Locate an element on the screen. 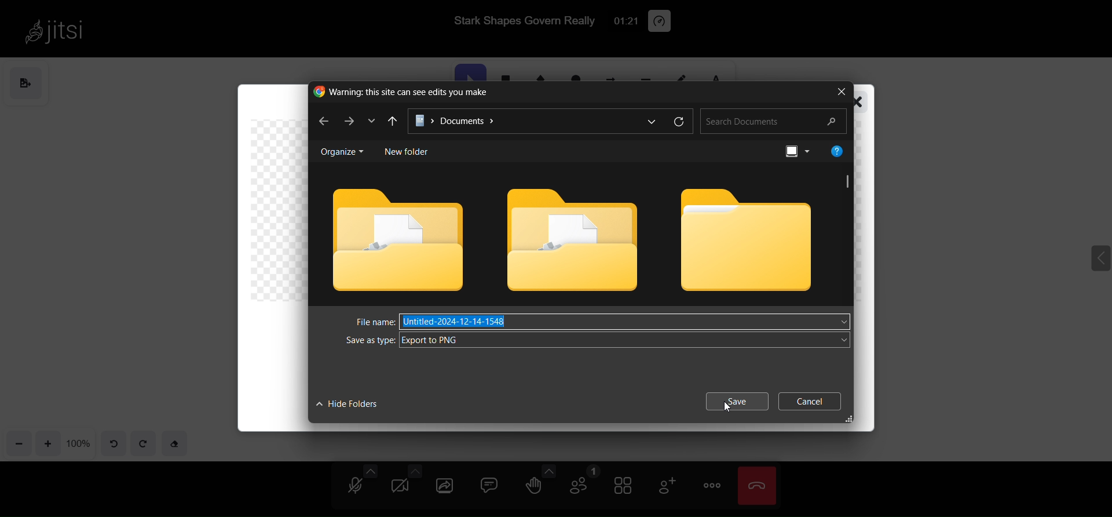 This screenshot has height=517, width=1112. cursor is located at coordinates (728, 408).